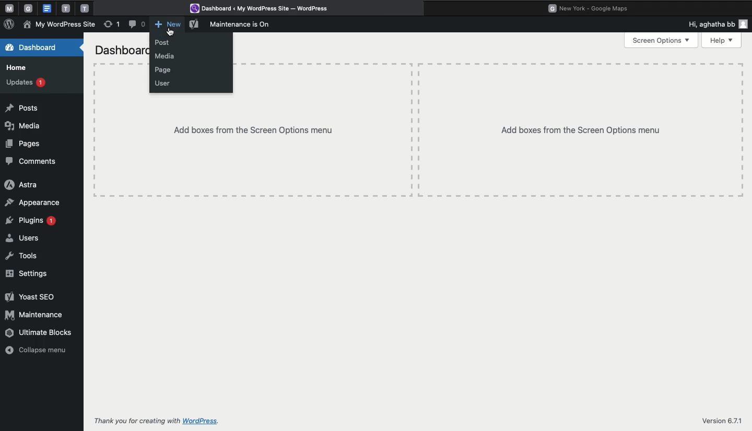 This screenshot has height=431, width=752. I want to click on cursor, so click(171, 32).